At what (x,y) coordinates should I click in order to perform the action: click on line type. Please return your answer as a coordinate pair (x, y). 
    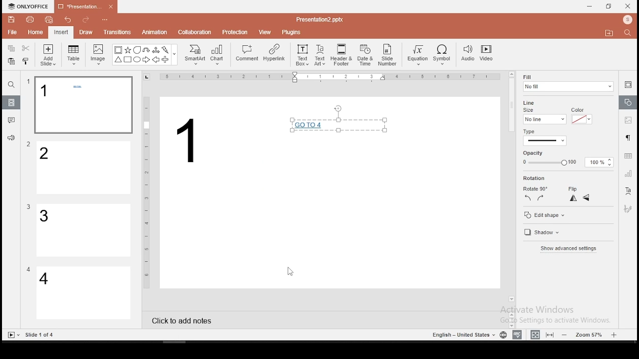
    Looking at the image, I should click on (544, 138).